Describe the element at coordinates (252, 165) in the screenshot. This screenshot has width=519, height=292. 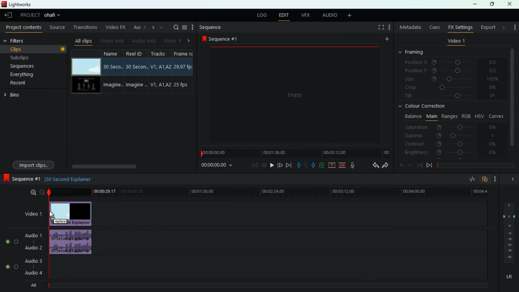
I see `beggining` at that location.